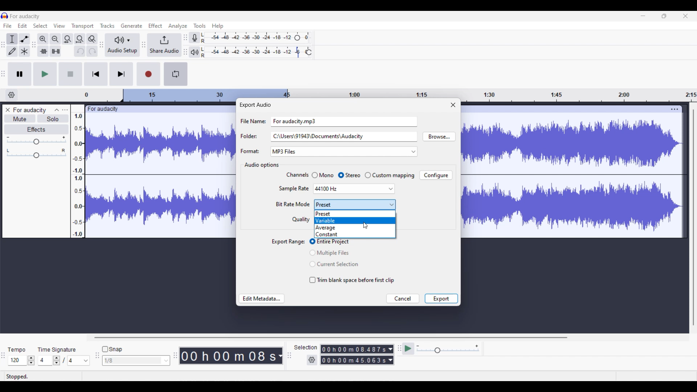 The height and width of the screenshot is (392, 697). Describe the element at coordinates (20, 118) in the screenshot. I see `Mute` at that location.